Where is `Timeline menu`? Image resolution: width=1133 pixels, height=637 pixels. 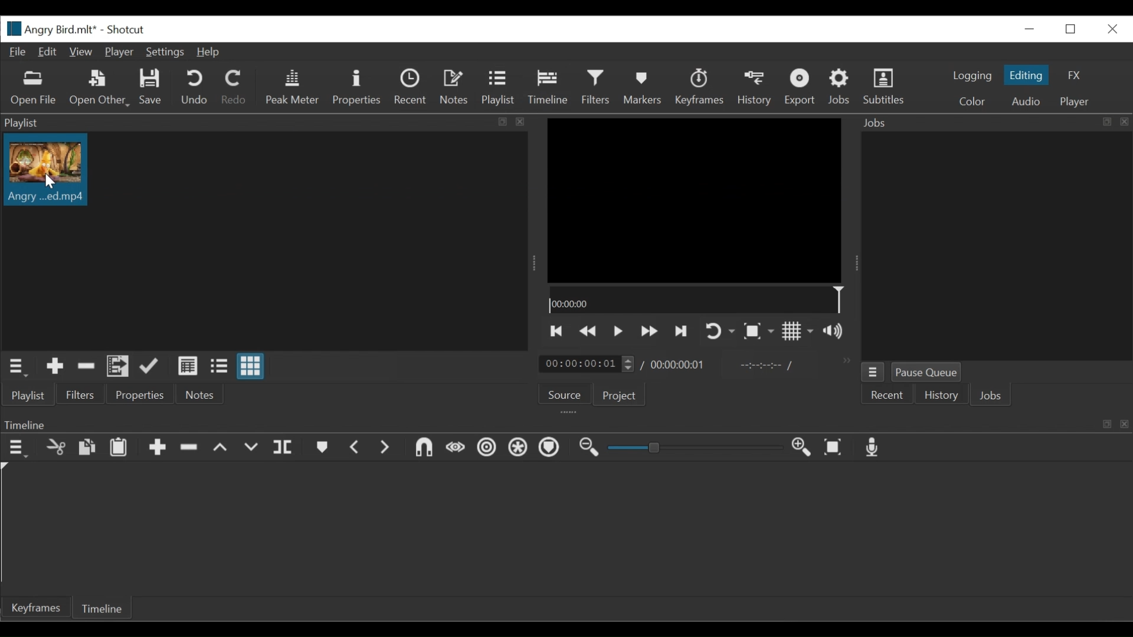
Timeline menu is located at coordinates (17, 449).